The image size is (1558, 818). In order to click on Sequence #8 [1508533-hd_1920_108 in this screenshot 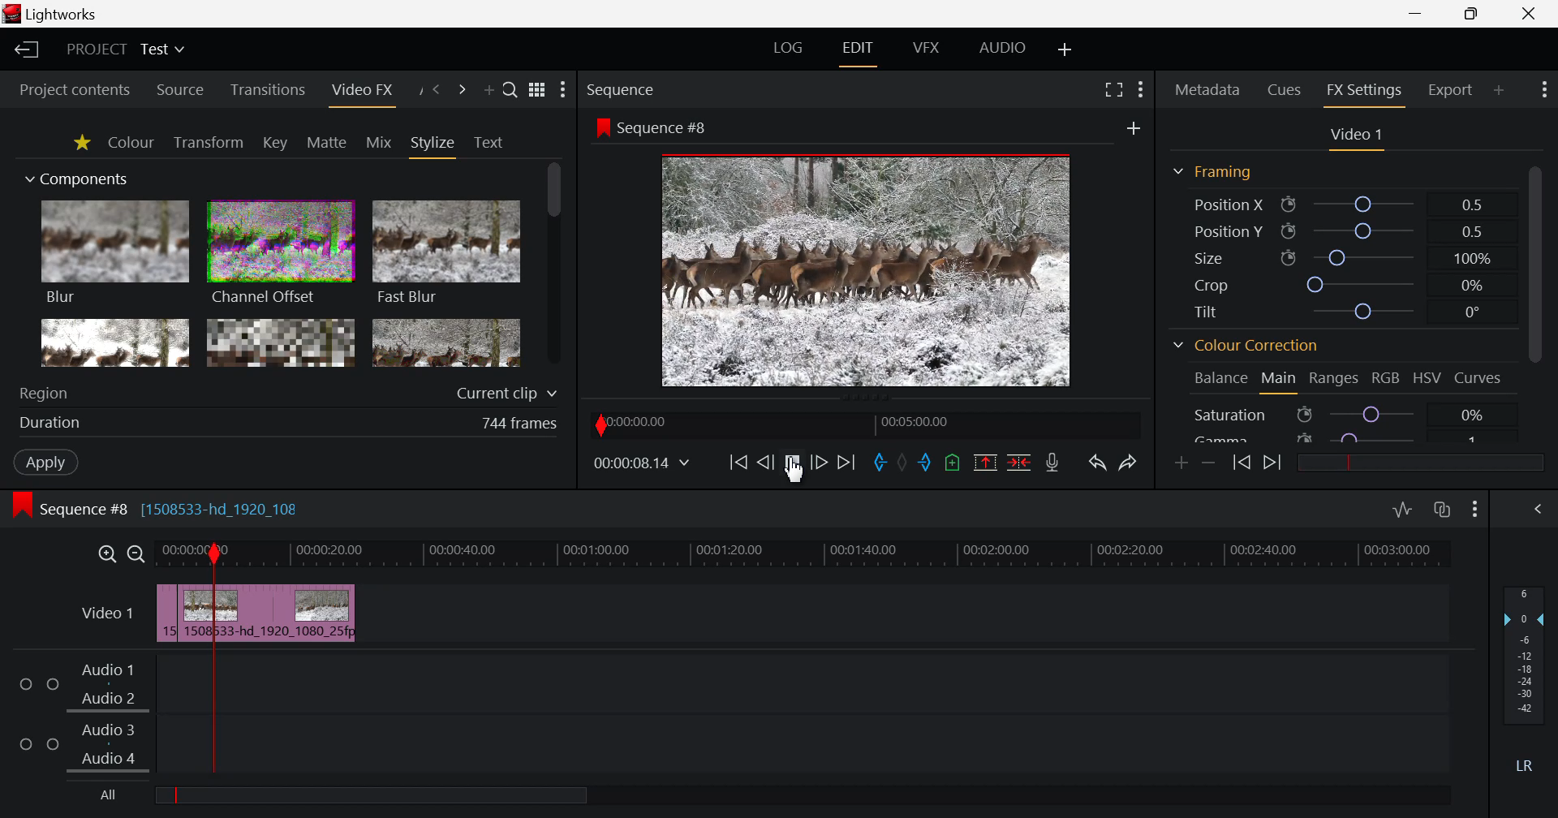, I will do `click(184, 507)`.